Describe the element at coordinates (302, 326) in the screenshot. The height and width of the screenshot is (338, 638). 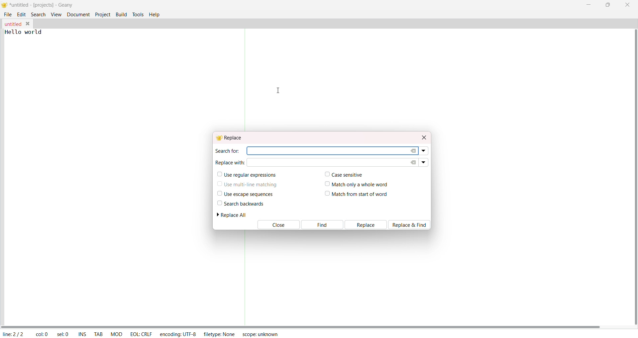
I see `horizontal scroll bar` at that location.